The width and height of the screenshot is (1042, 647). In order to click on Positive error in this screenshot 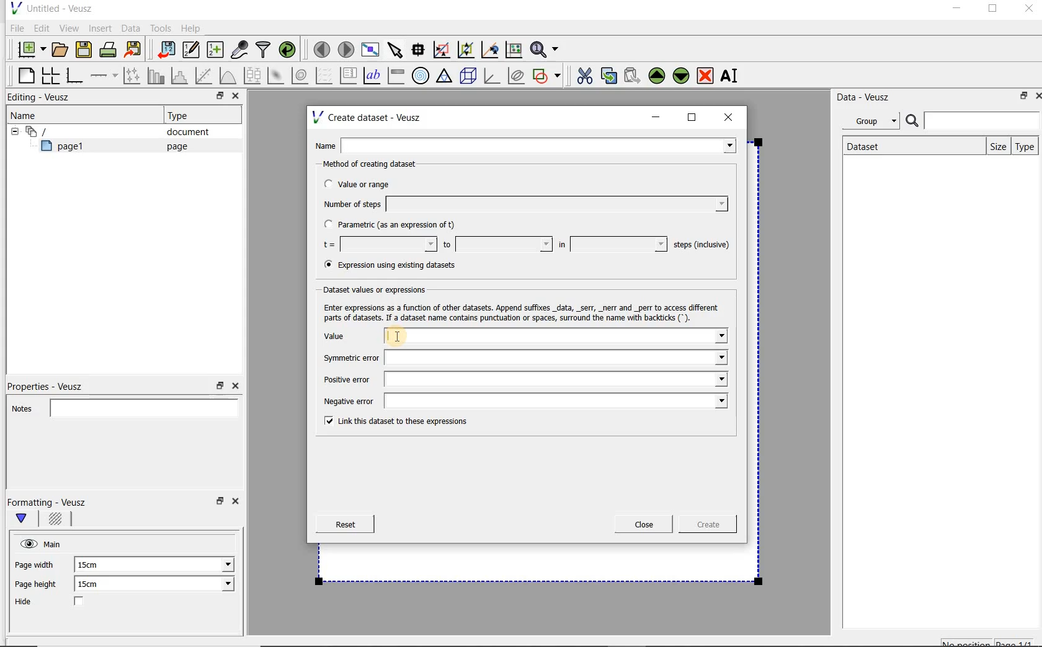, I will do `click(520, 379)`.